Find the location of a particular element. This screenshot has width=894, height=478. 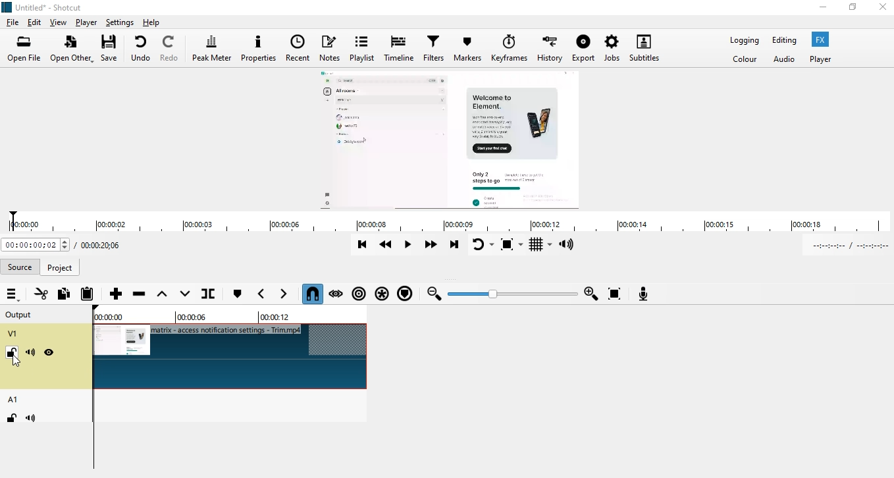

Play quickly backwards is located at coordinates (386, 244).